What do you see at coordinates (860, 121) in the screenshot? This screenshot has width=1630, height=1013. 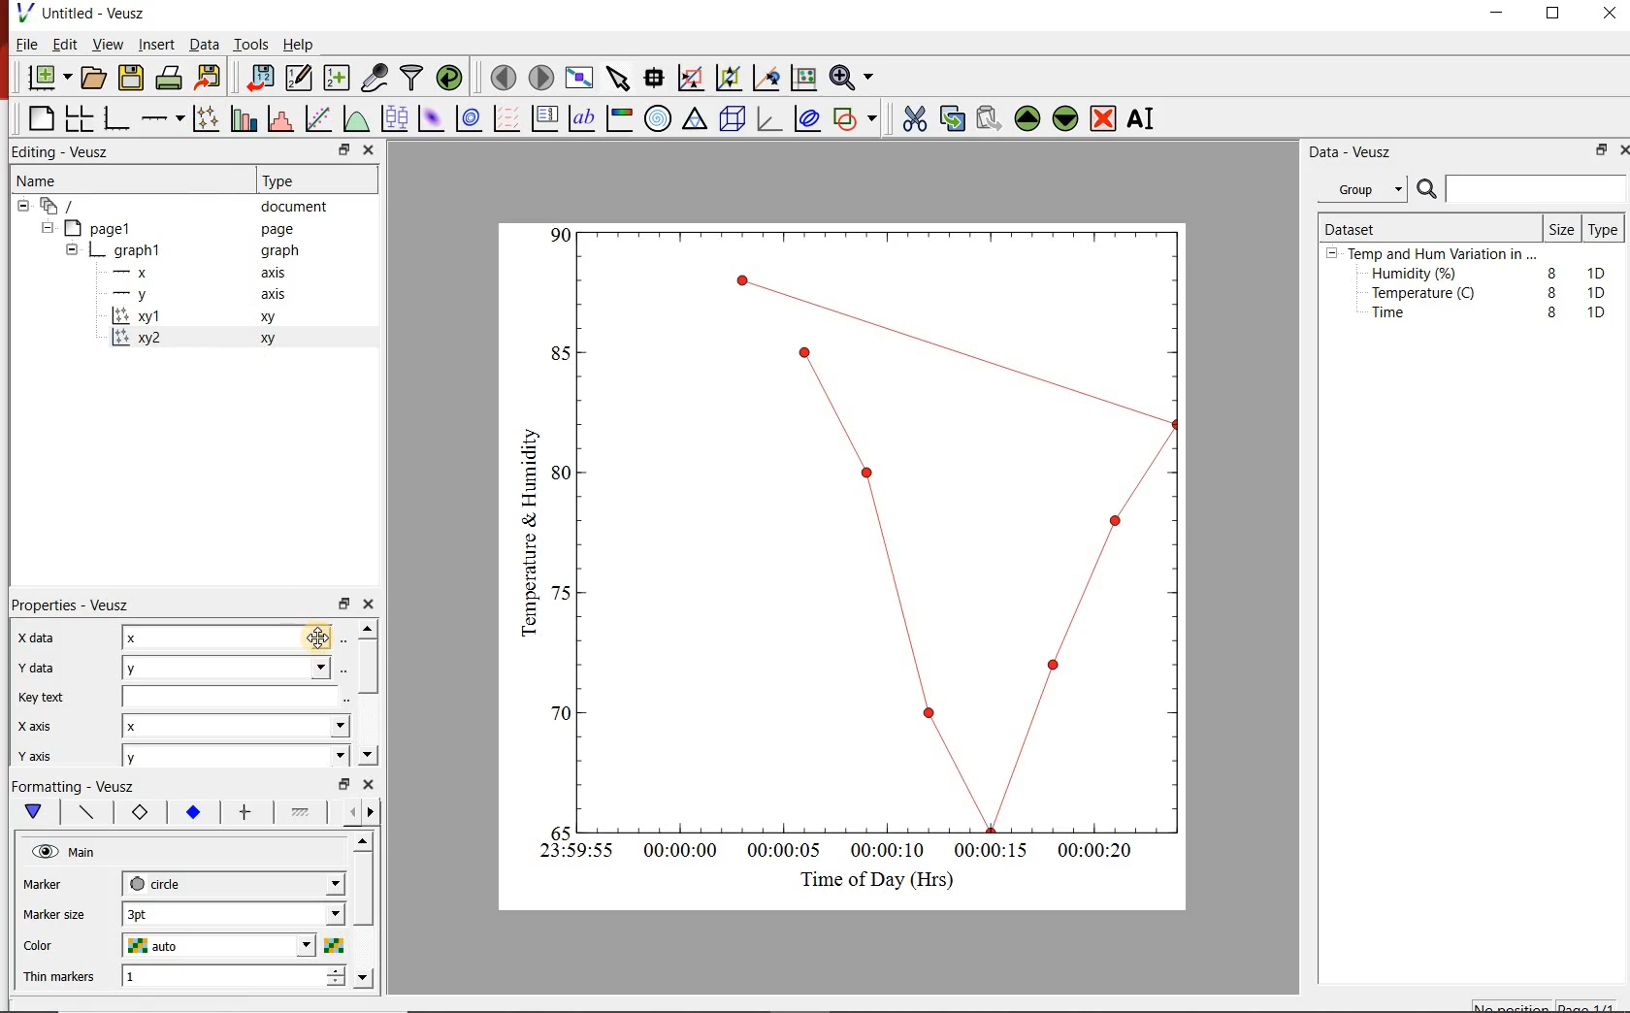 I see `add a shape to the plot` at bounding box center [860, 121].